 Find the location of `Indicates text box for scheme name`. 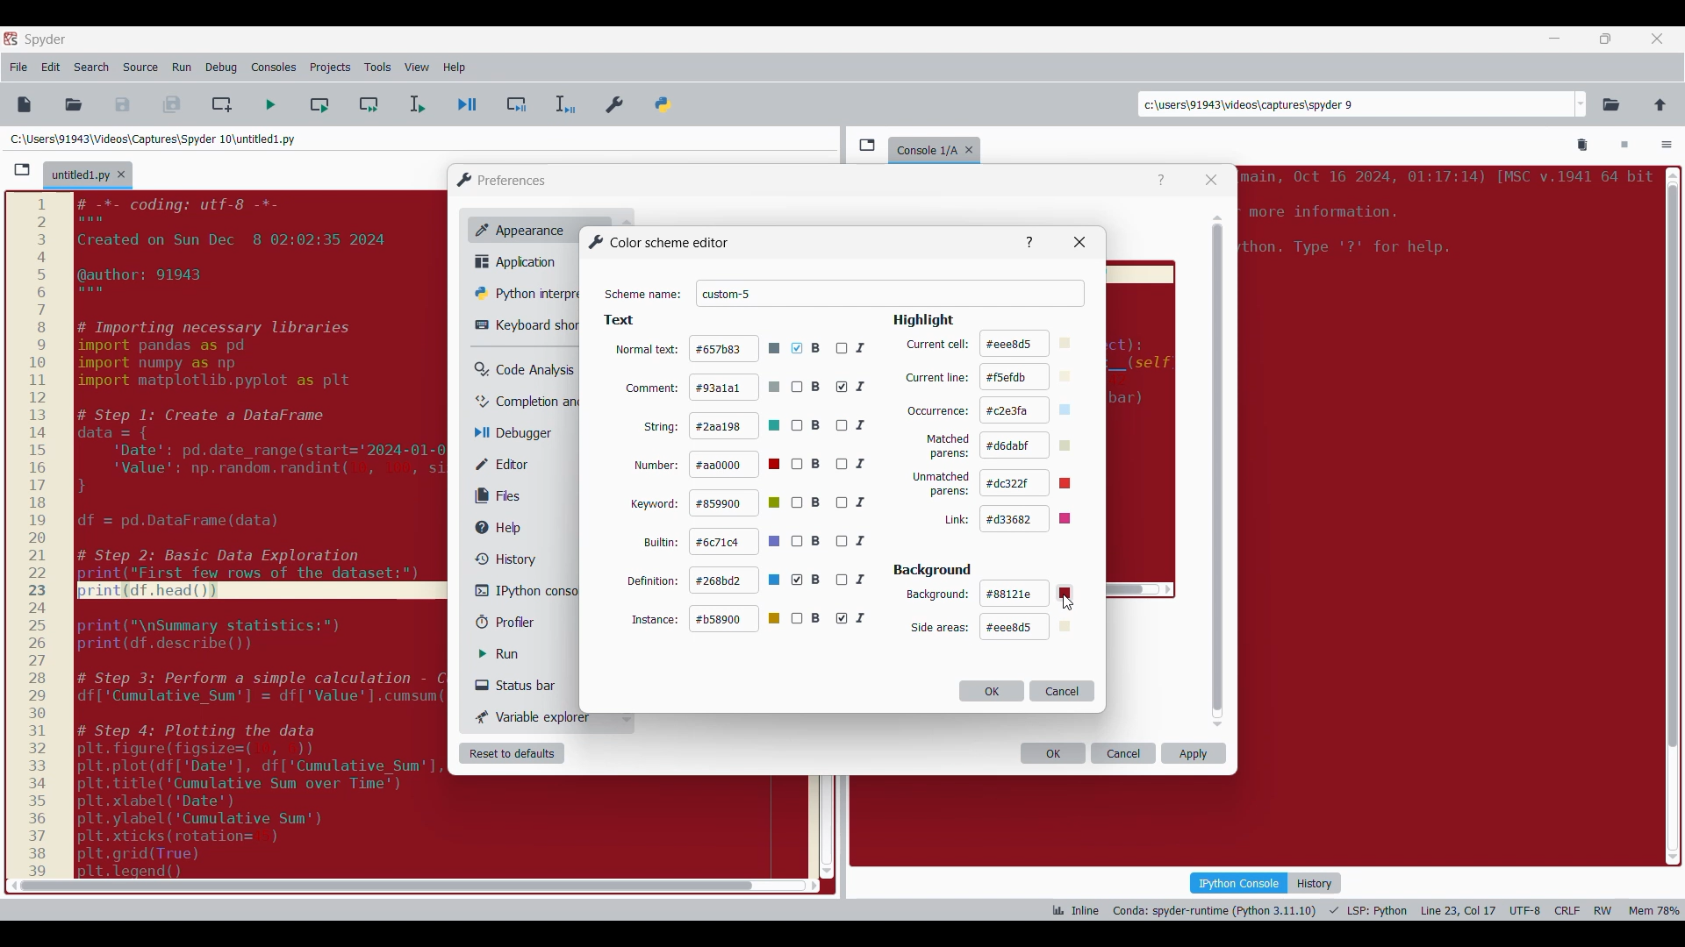

Indicates text box for scheme name is located at coordinates (643, 295).